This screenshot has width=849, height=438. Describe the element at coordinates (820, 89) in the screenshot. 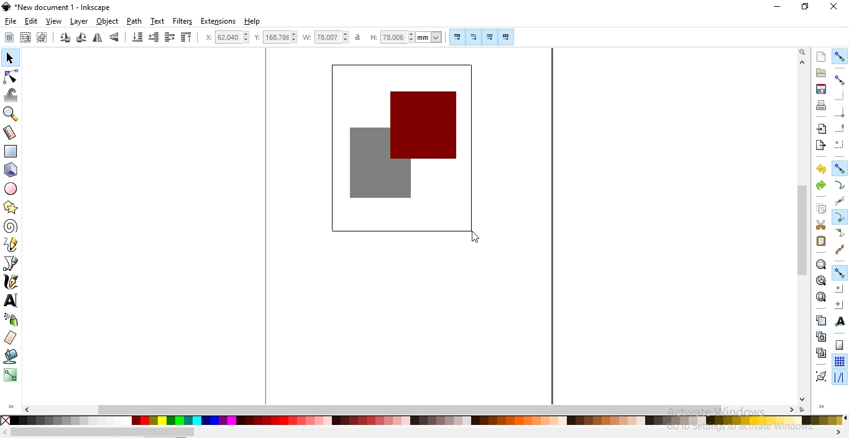

I see `save document` at that location.